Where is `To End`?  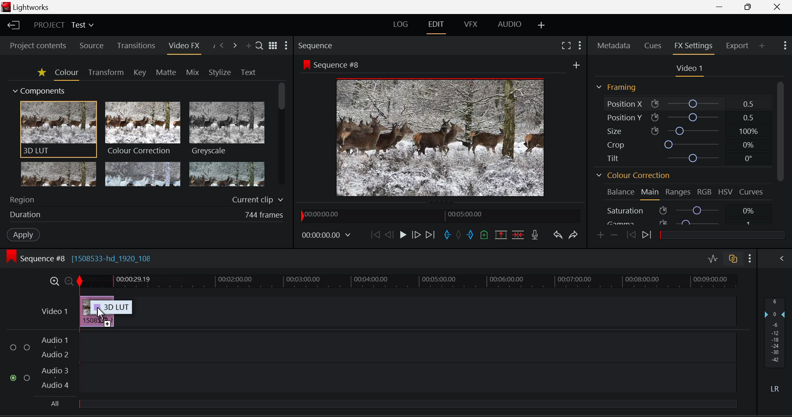 To End is located at coordinates (431, 236).